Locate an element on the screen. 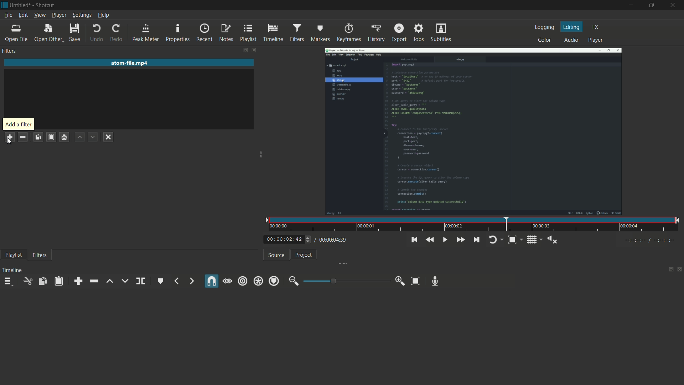 The image size is (684, 385). toggle buttons is located at coordinates (309, 240).